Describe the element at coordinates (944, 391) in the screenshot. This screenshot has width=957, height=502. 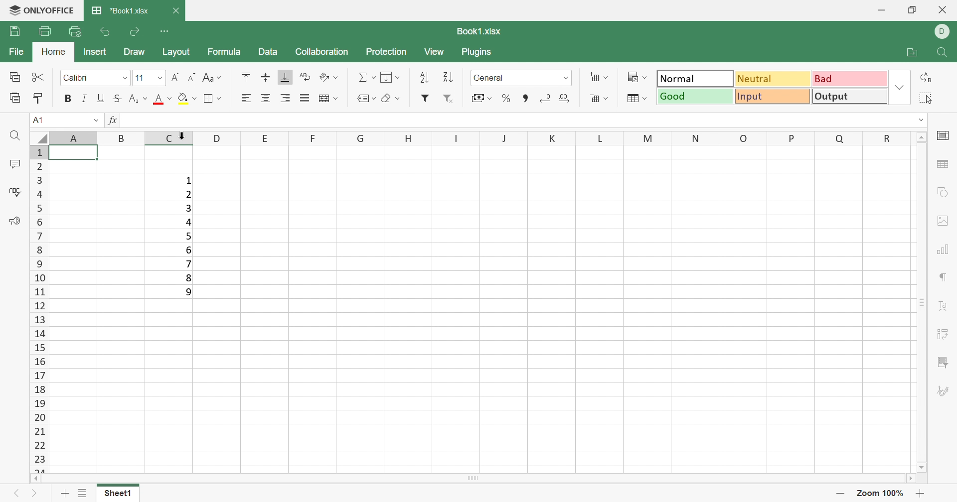
I see `Signature settings` at that location.